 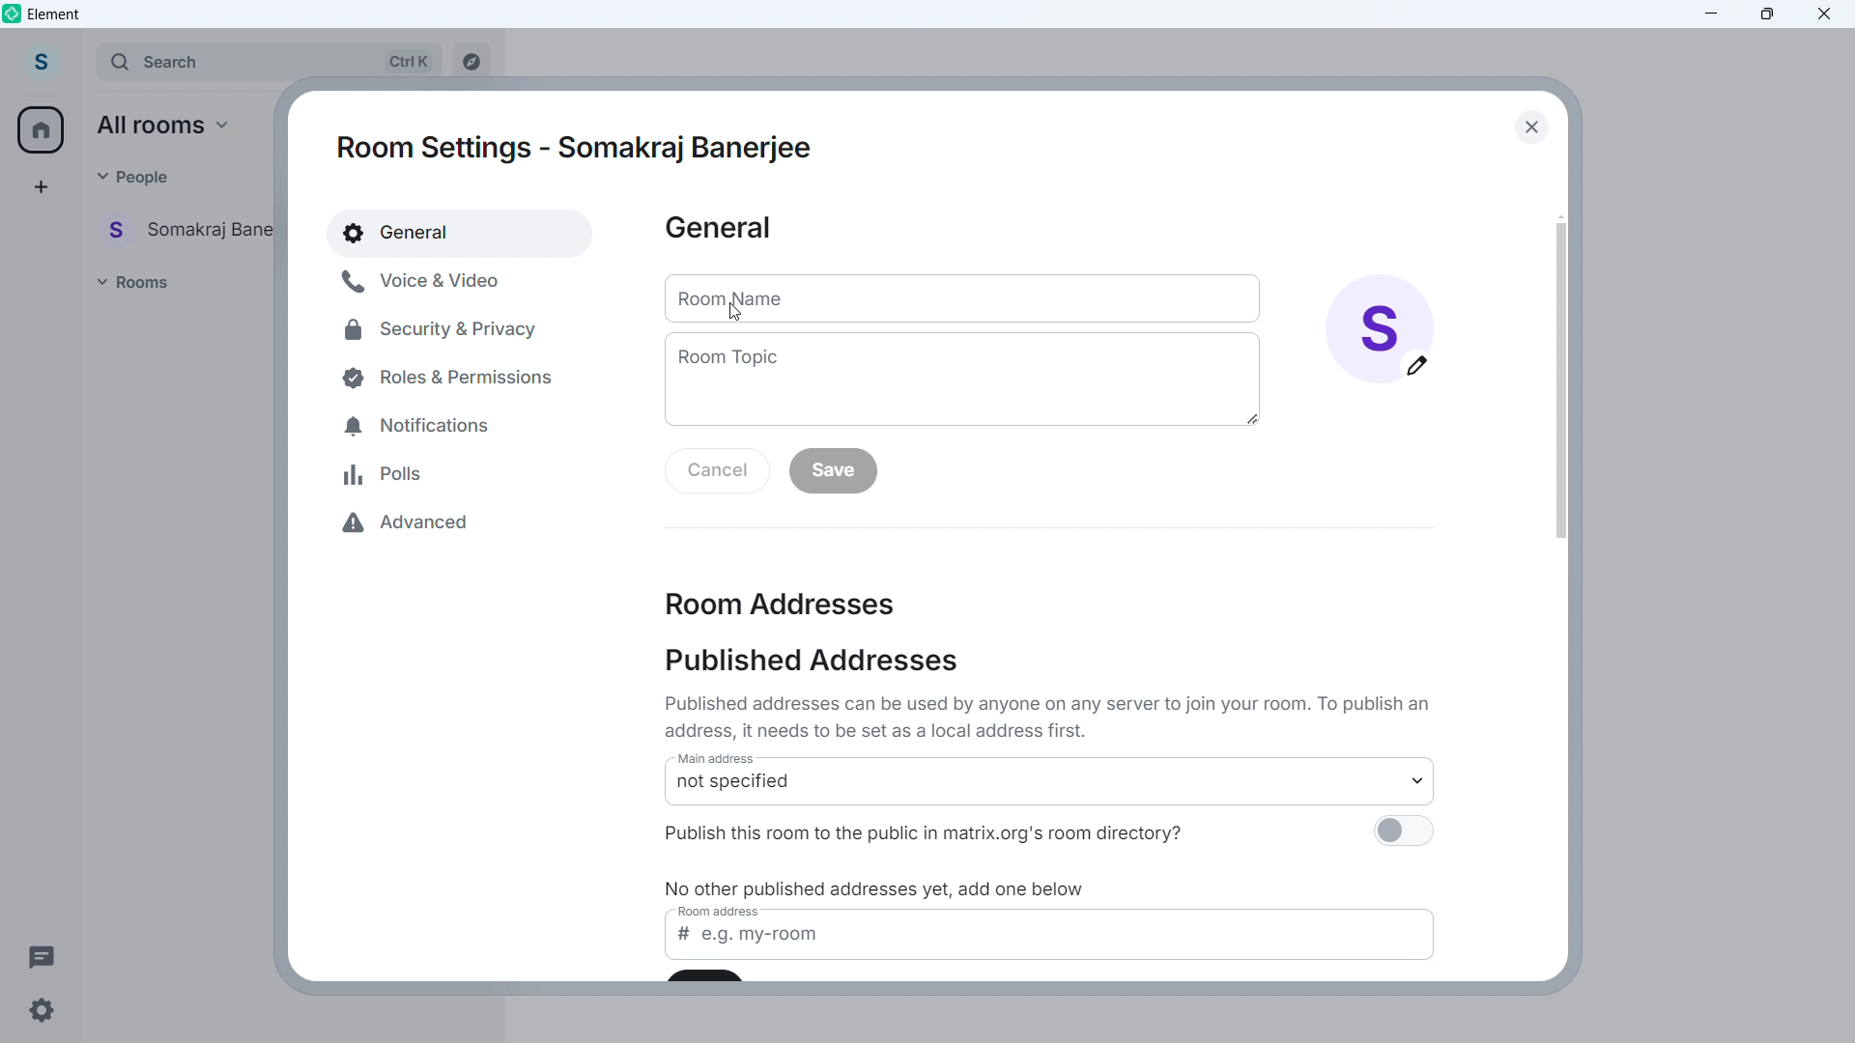 What do you see at coordinates (44, 60) in the screenshot?
I see `account ` at bounding box center [44, 60].